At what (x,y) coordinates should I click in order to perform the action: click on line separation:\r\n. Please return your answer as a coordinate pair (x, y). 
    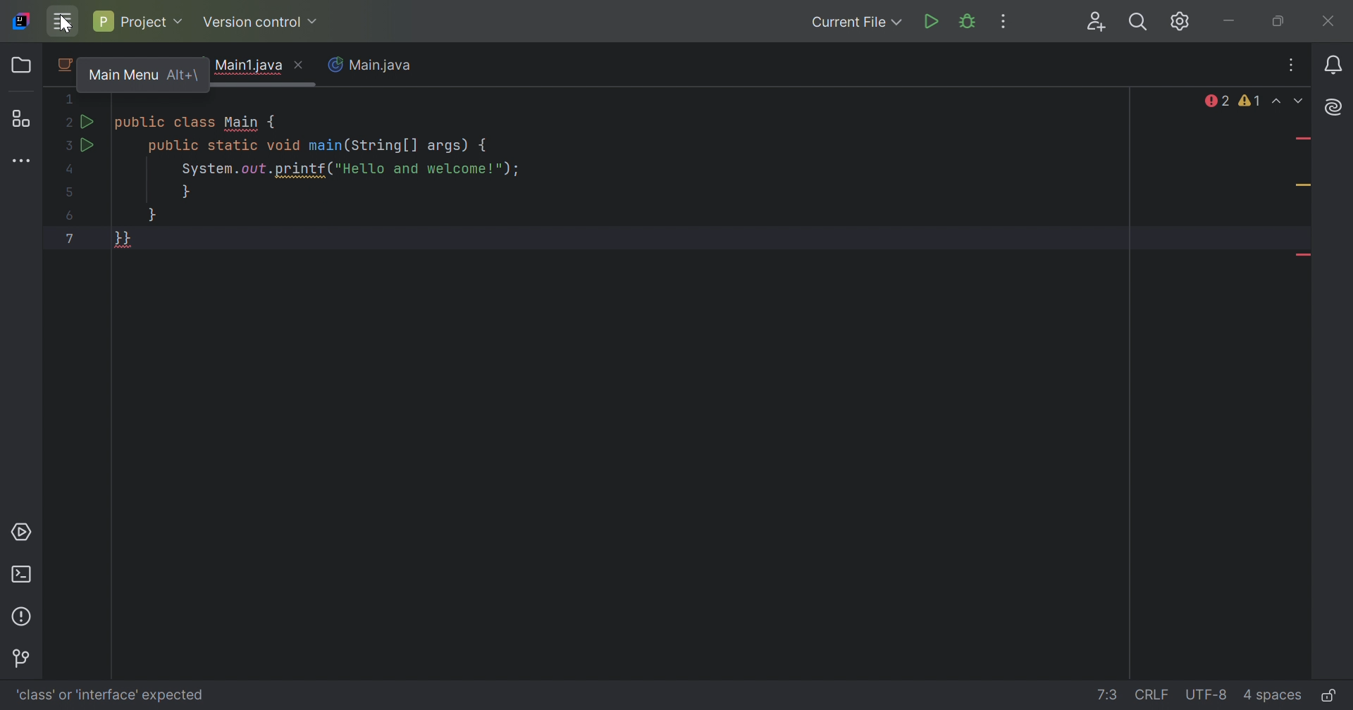
    Looking at the image, I should click on (1152, 695).